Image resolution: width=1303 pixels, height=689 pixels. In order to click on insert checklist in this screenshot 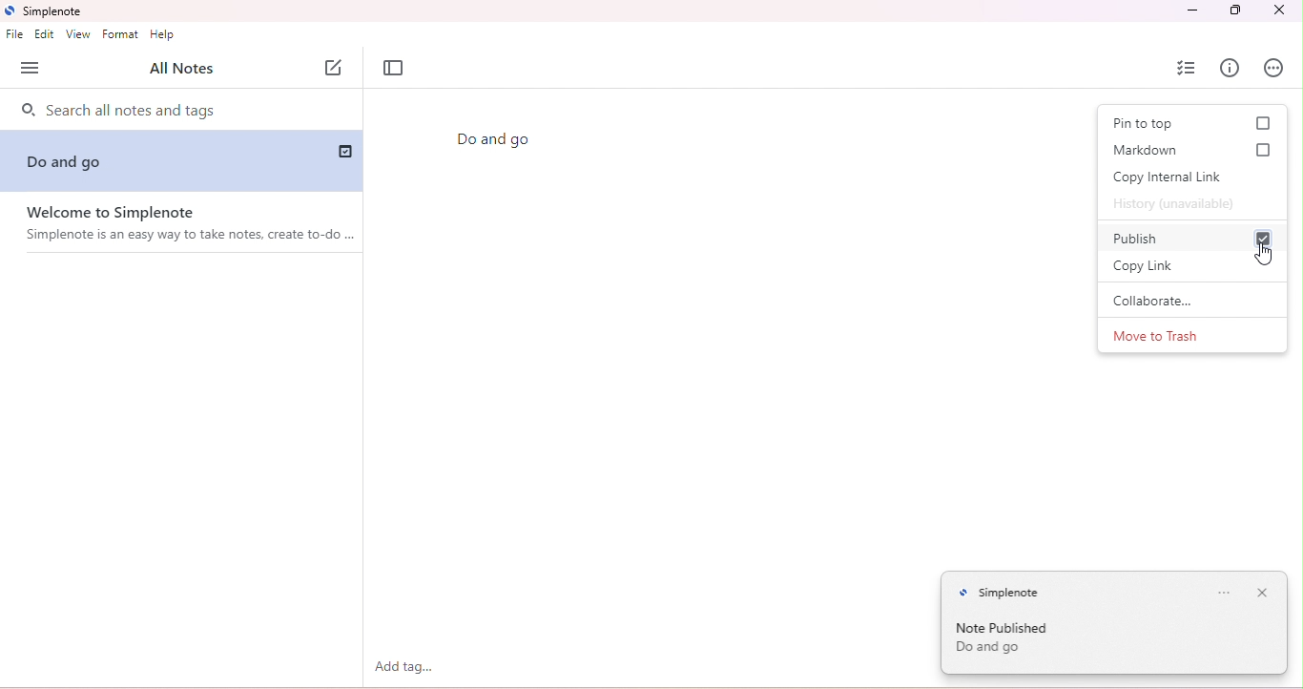, I will do `click(1188, 68)`.